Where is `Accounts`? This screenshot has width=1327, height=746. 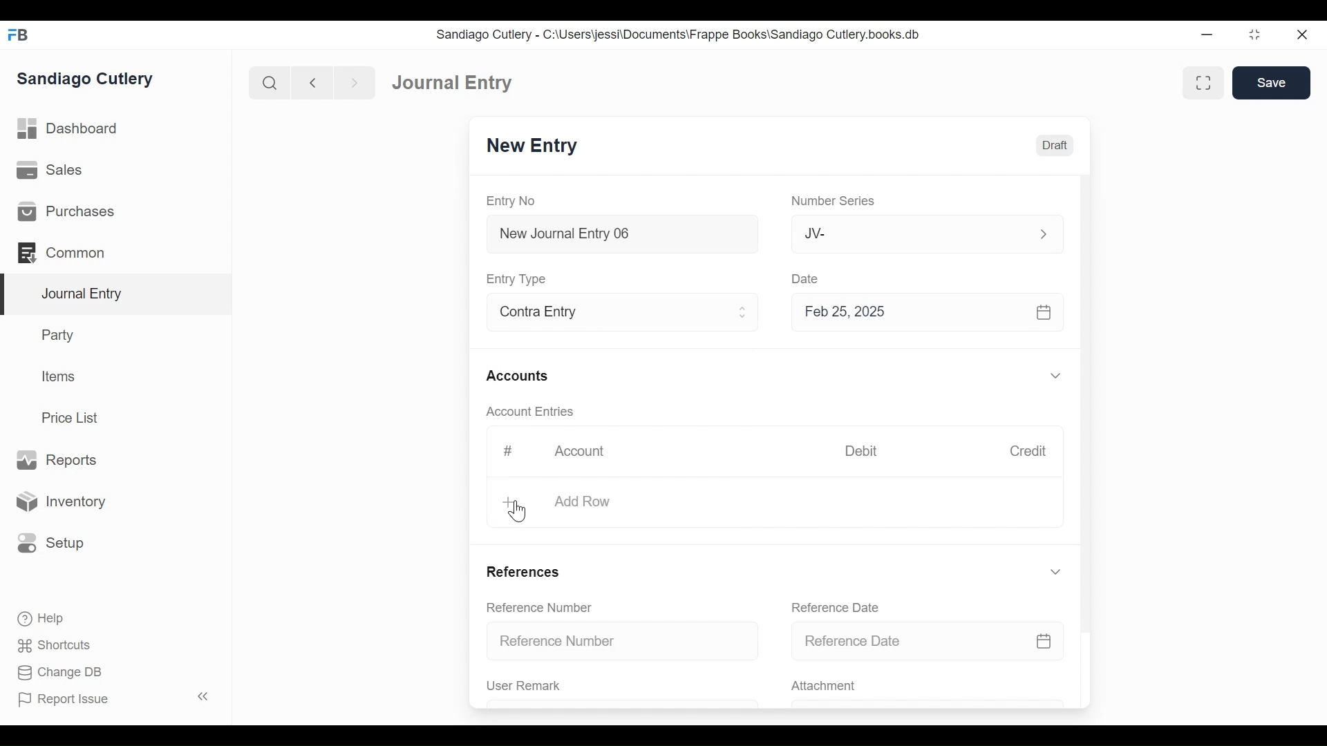
Accounts is located at coordinates (521, 377).